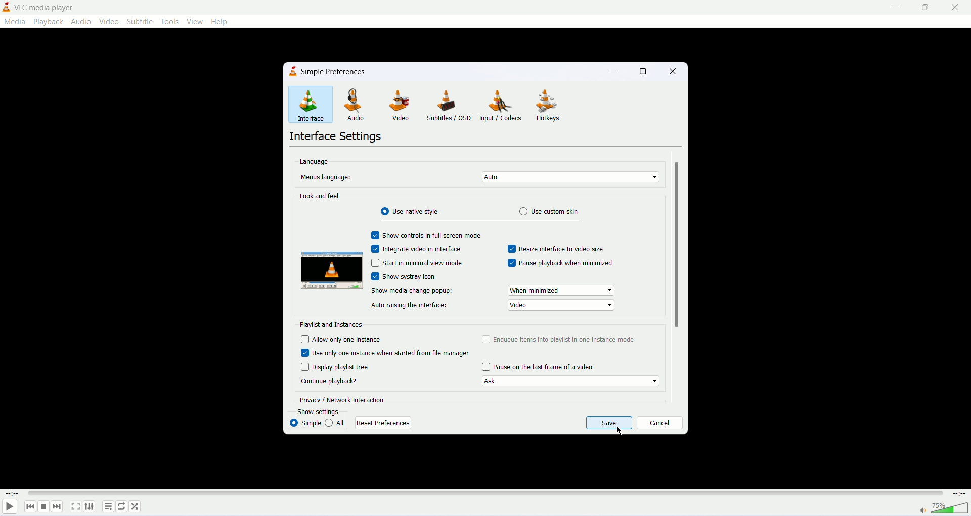 Image resolution: width=971 pixels, height=516 pixels. What do you see at coordinates (318, 197) in the screenshot?
I see `look and feel` at bounding box center [318, 197].